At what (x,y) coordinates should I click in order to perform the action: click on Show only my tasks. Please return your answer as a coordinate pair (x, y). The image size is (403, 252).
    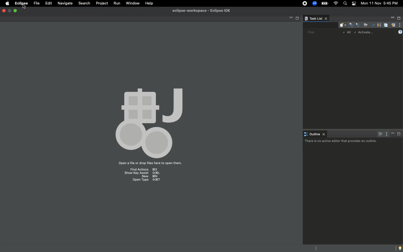
    Looking at the image, I should click on (379, 25).